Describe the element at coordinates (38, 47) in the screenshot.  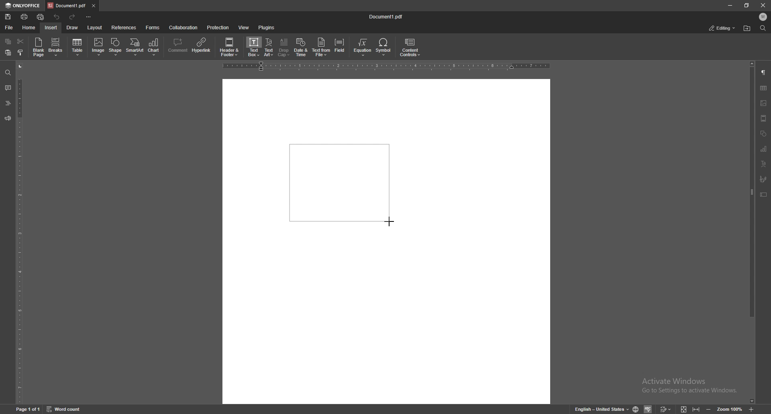
I see `blank page` at that location.